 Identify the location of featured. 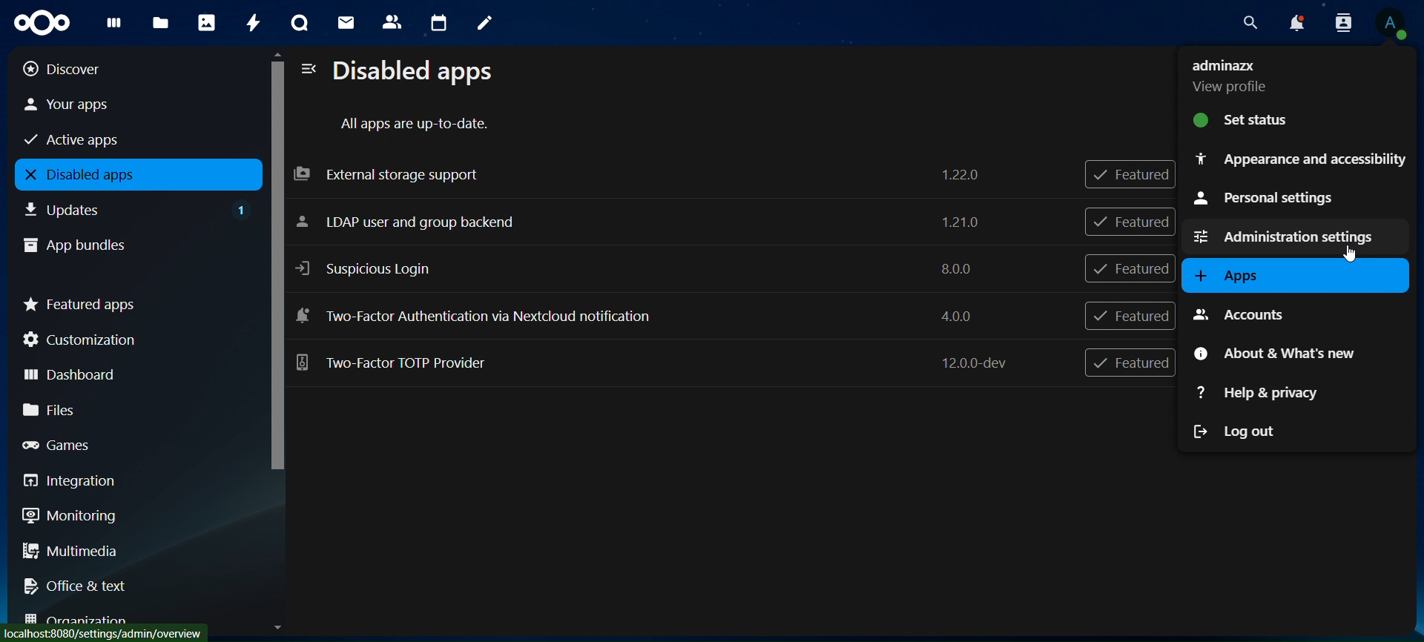
(1133, 269).